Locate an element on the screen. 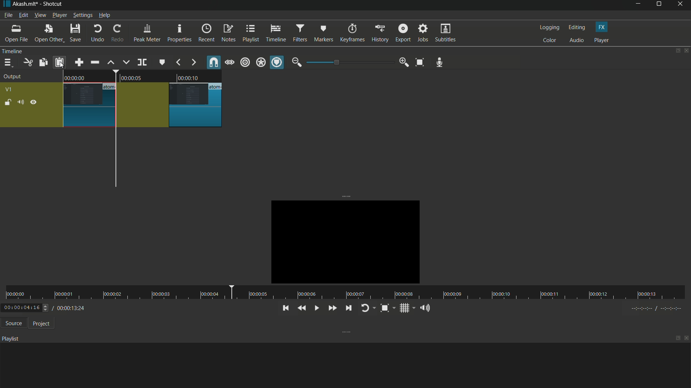 This screenshot has height=388, width=691. color is located at coordinates (549, 40).